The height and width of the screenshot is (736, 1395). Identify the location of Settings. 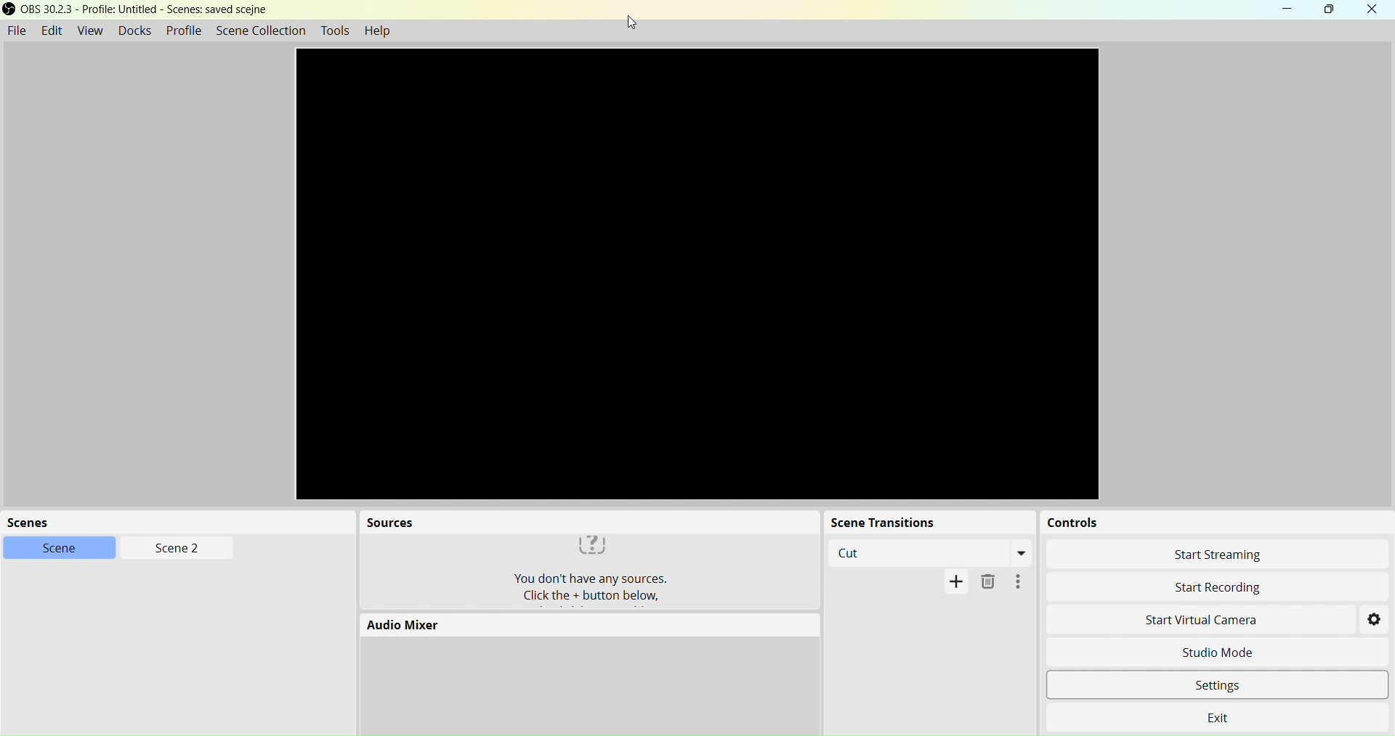
(1375, 620).